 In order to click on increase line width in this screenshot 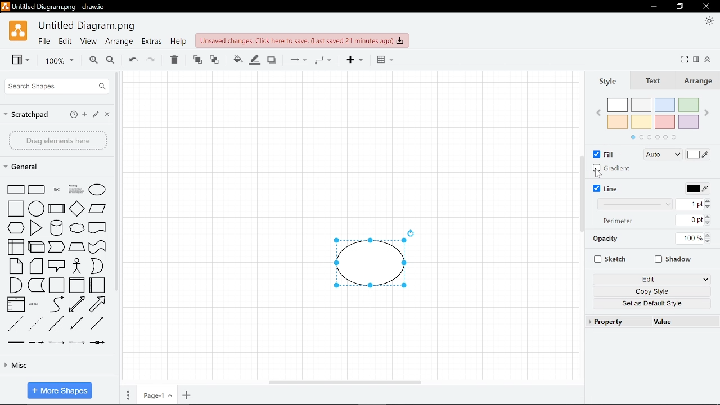, I will do `click(709, 201)`.